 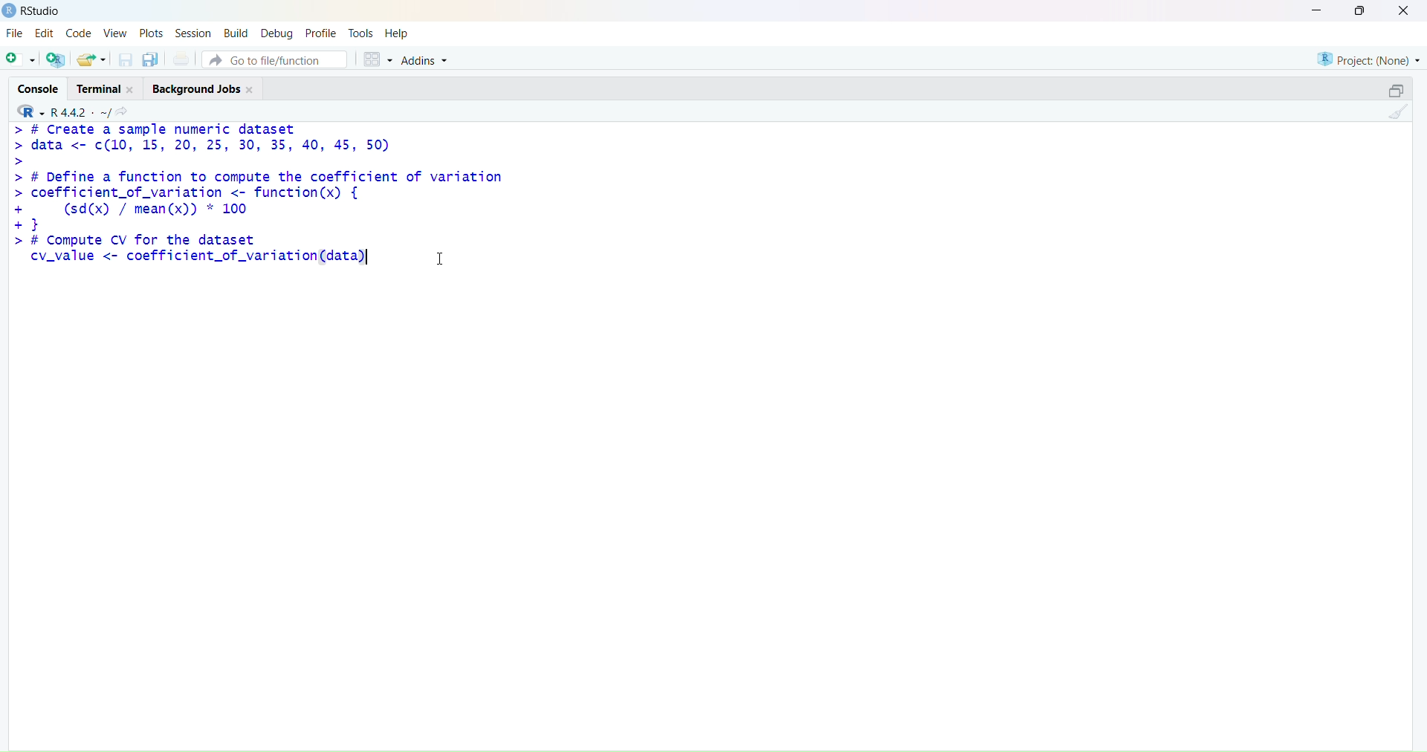 I want to click on share icon, so click(x=123, y=111).